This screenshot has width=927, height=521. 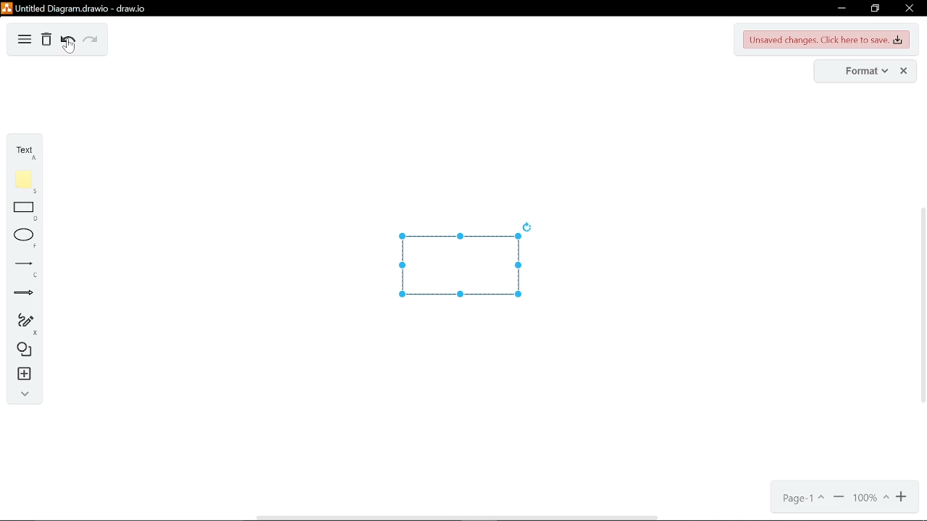 What do you see at coordinates (459, 266) in the screenshot?
I see `current diagram` at bounding box center [459, 266].